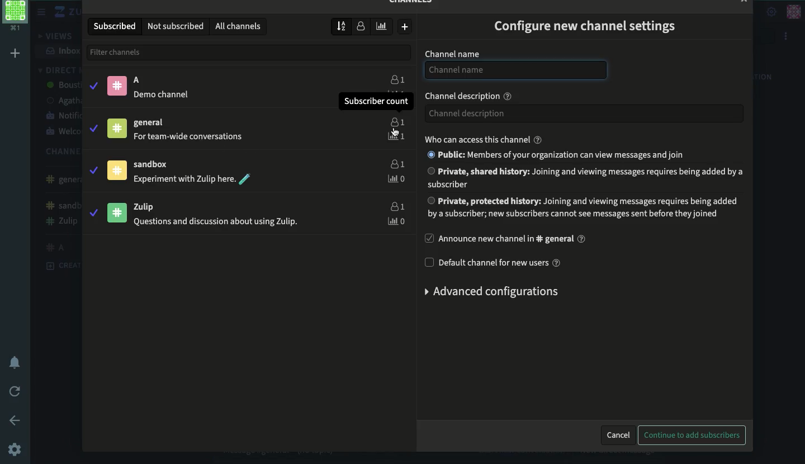  What do you see at coordinates (218, 222) in the screenshot?
I see `Questions and discussion about using Zulip.` at bounding box center [218, 222].